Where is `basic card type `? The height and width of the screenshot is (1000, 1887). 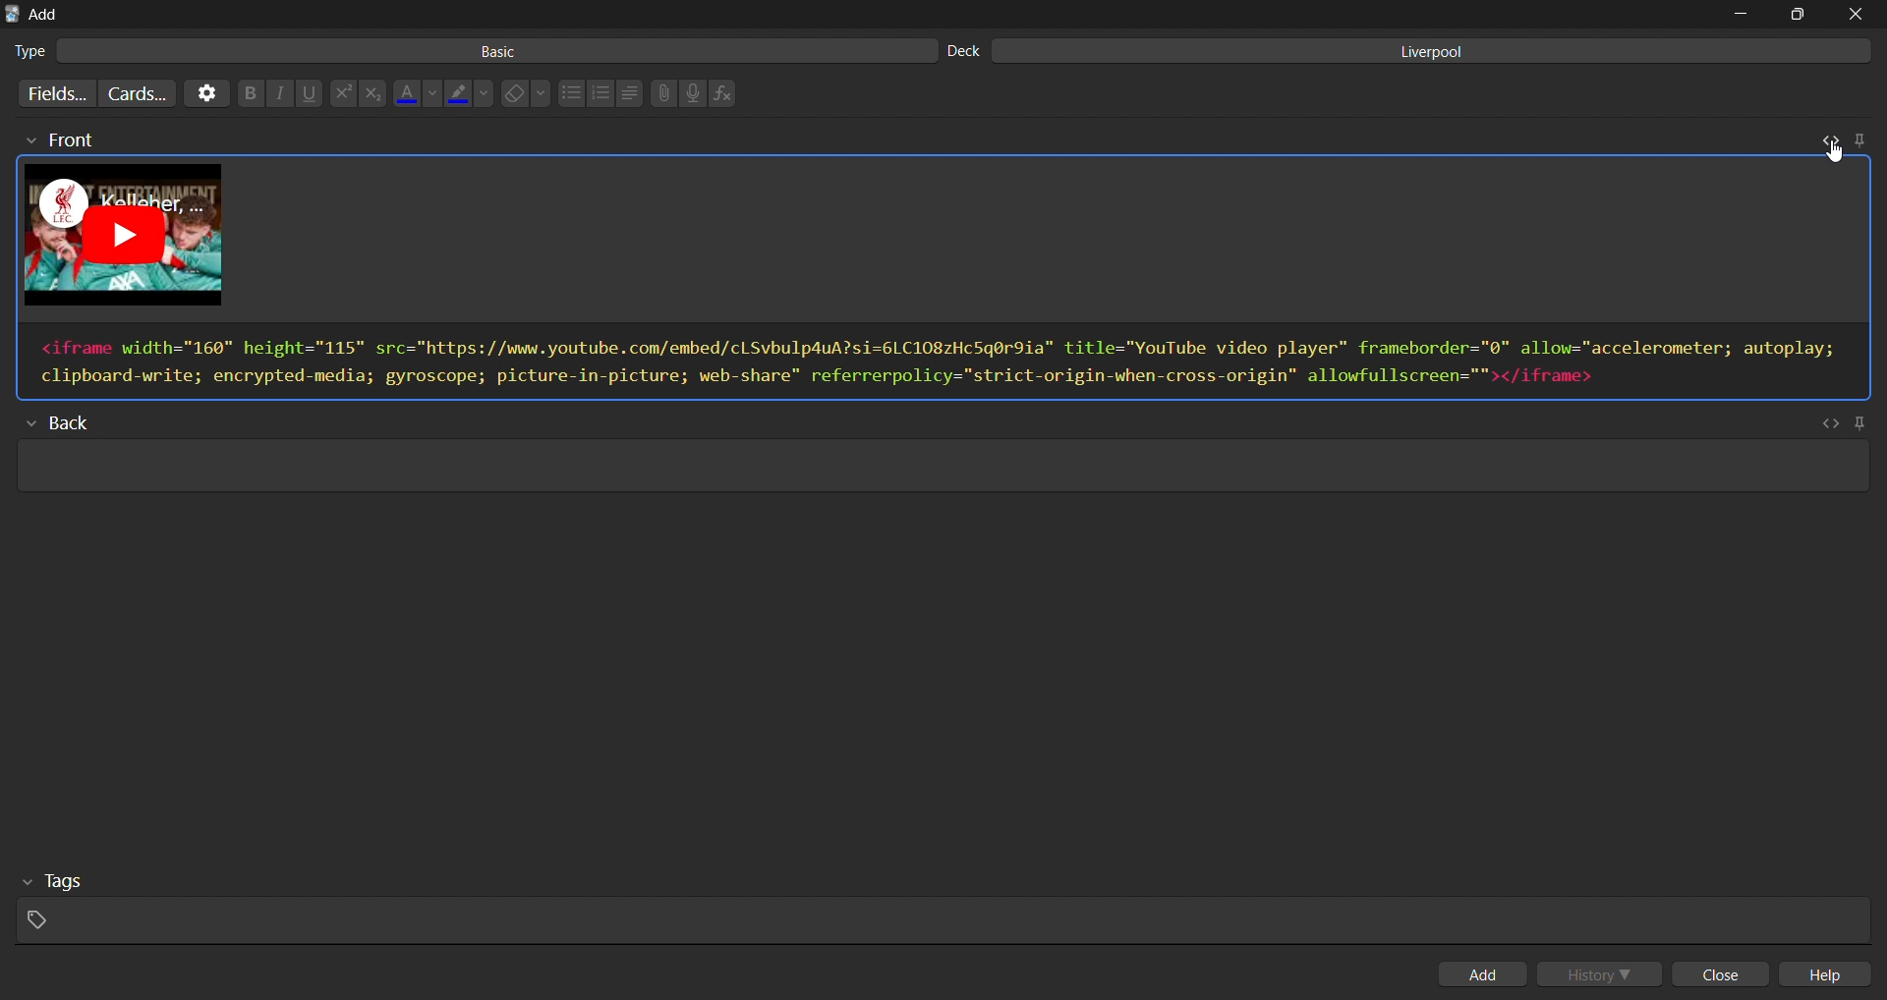
basic card type  is located at coordinates (470, 51).